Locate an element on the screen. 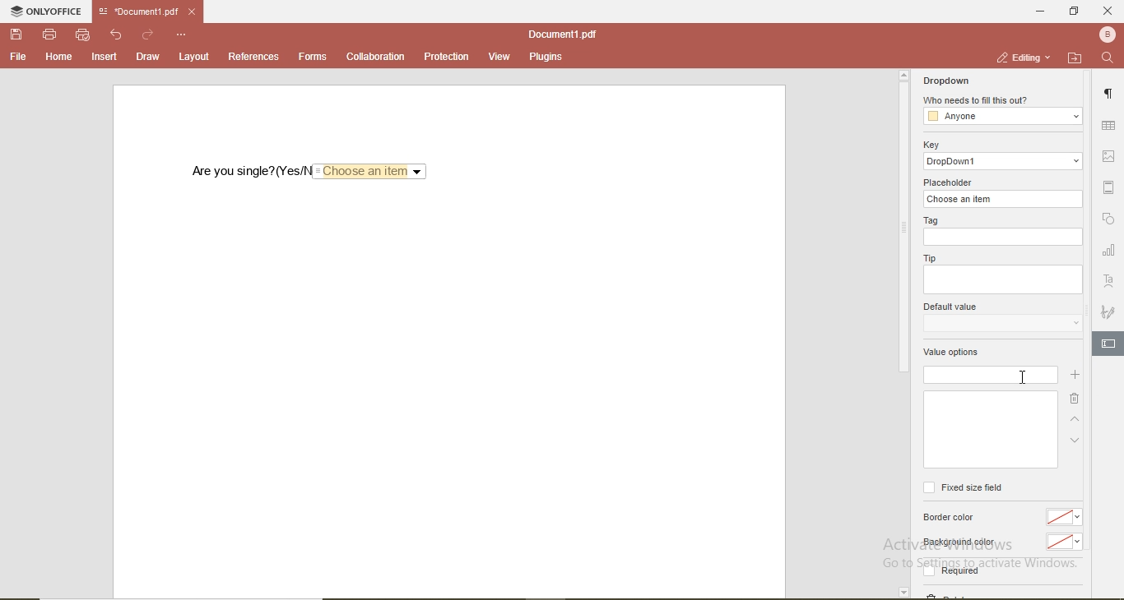 This screenshot has width=1124, height=600. references is located at coordinates (254, 56).